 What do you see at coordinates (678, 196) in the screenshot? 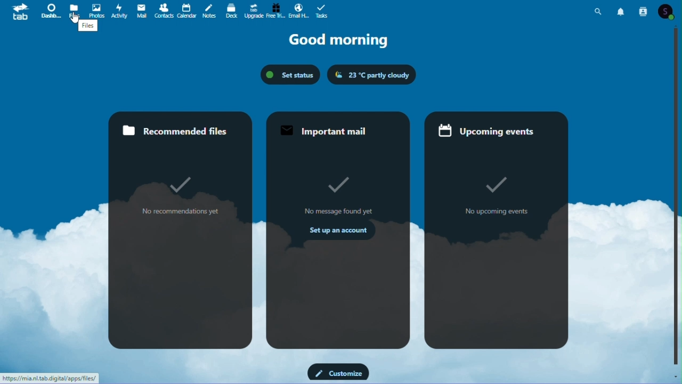
I see `Vertical scroll bar` at bounding box center [678, 196].